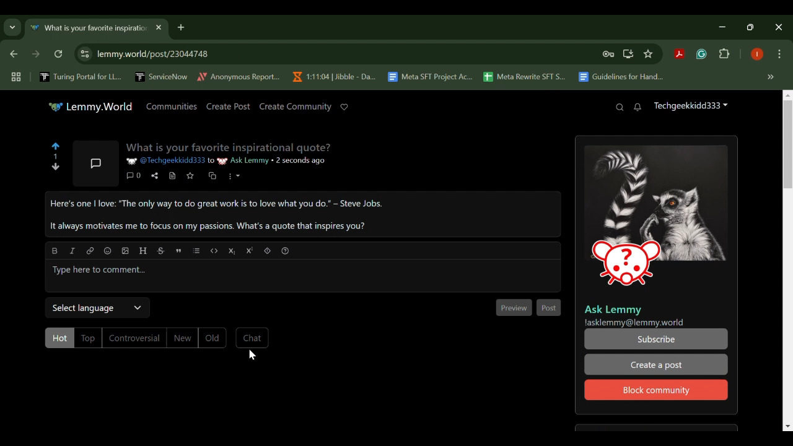 The width and height of the screenshot is (793, 446). Describe the element at coordinates (252, 355) in the screenshot. I see `Cursor Position AFTER_LAST_ACTION` at that location.